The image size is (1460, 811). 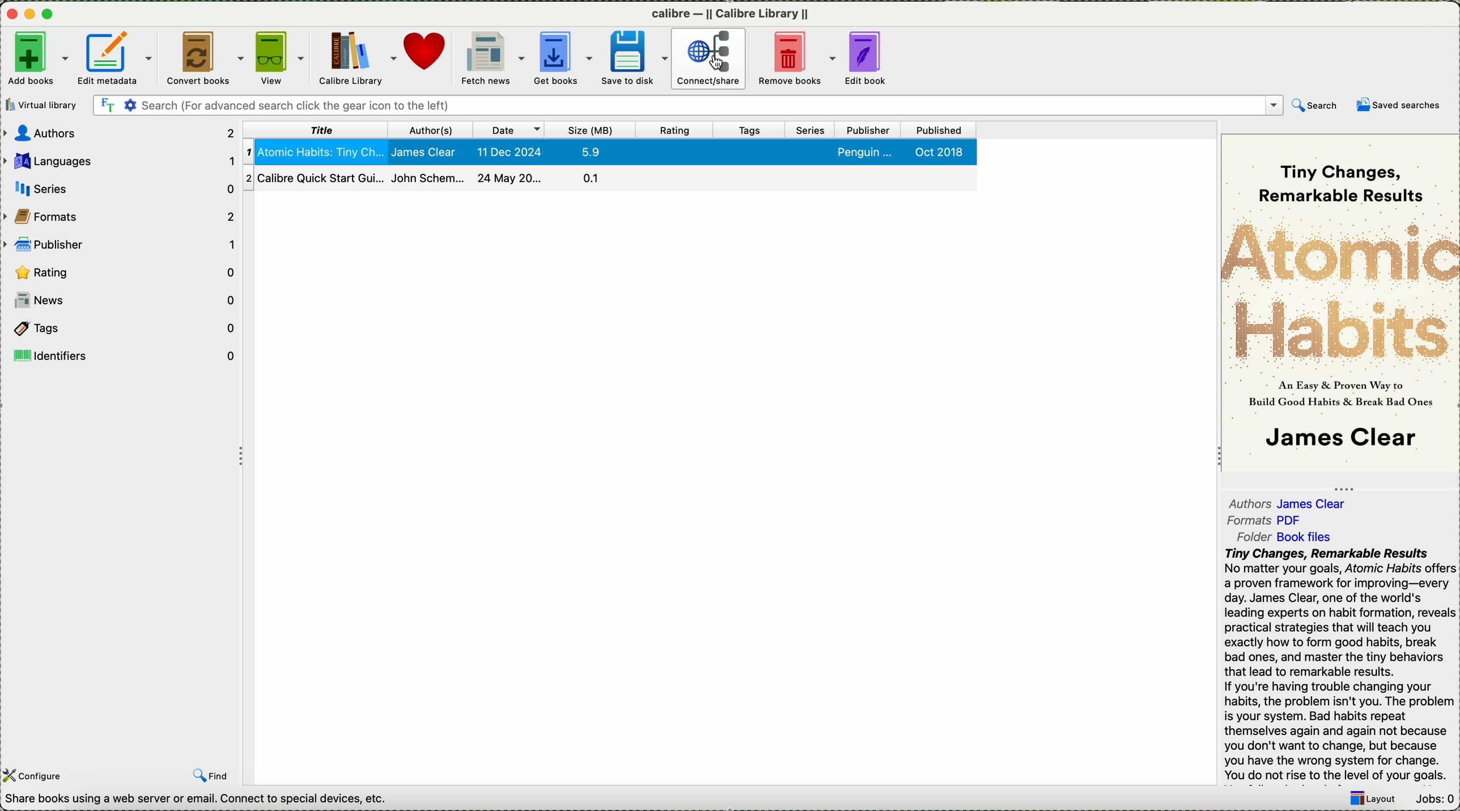 I want to click on layout, so click(x=1374, y=799).